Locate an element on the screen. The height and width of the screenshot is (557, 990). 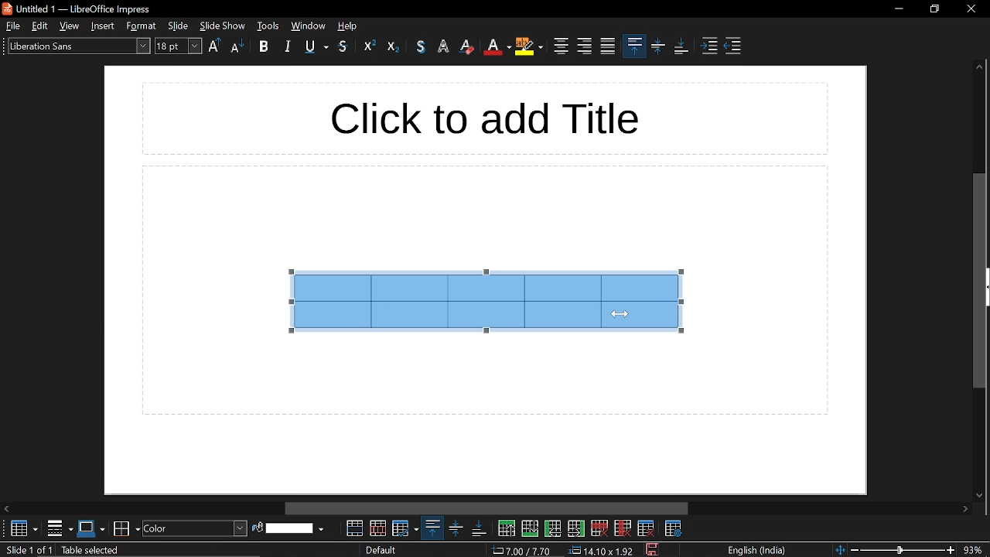
slide 1 of 1 is located at coordinates (26, 551).